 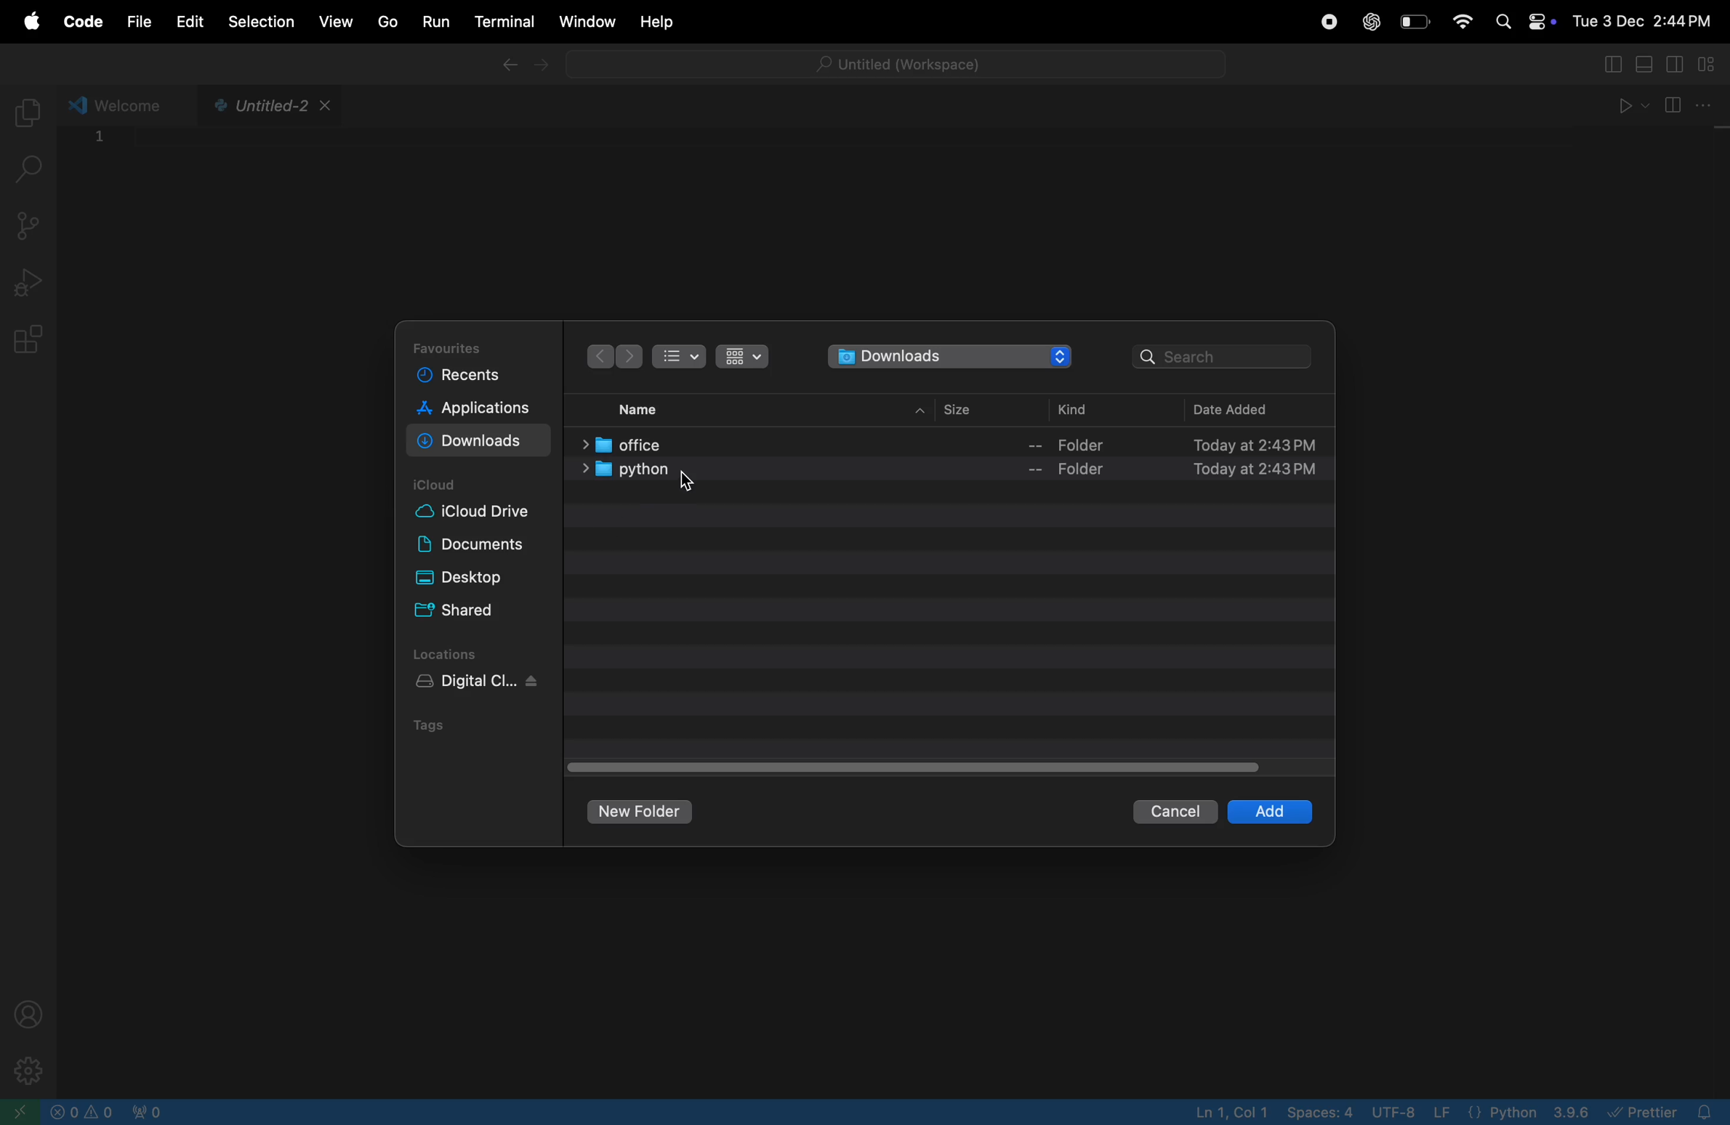 I want to click on toggle secondary sidebar, so click(x=1677, y=63).